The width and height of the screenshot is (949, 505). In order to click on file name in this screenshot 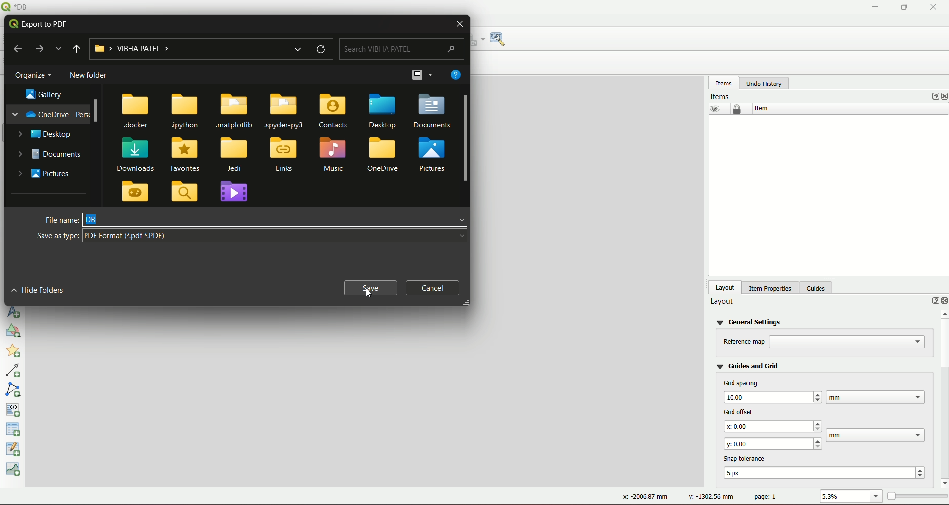, I will do `click(60, 218)`.